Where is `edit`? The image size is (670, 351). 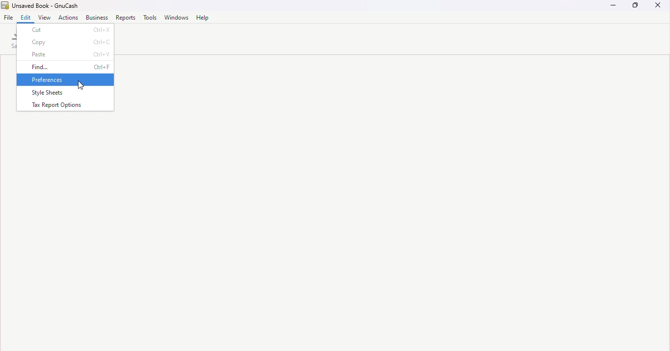
edit is located at coordinates (26, 17).